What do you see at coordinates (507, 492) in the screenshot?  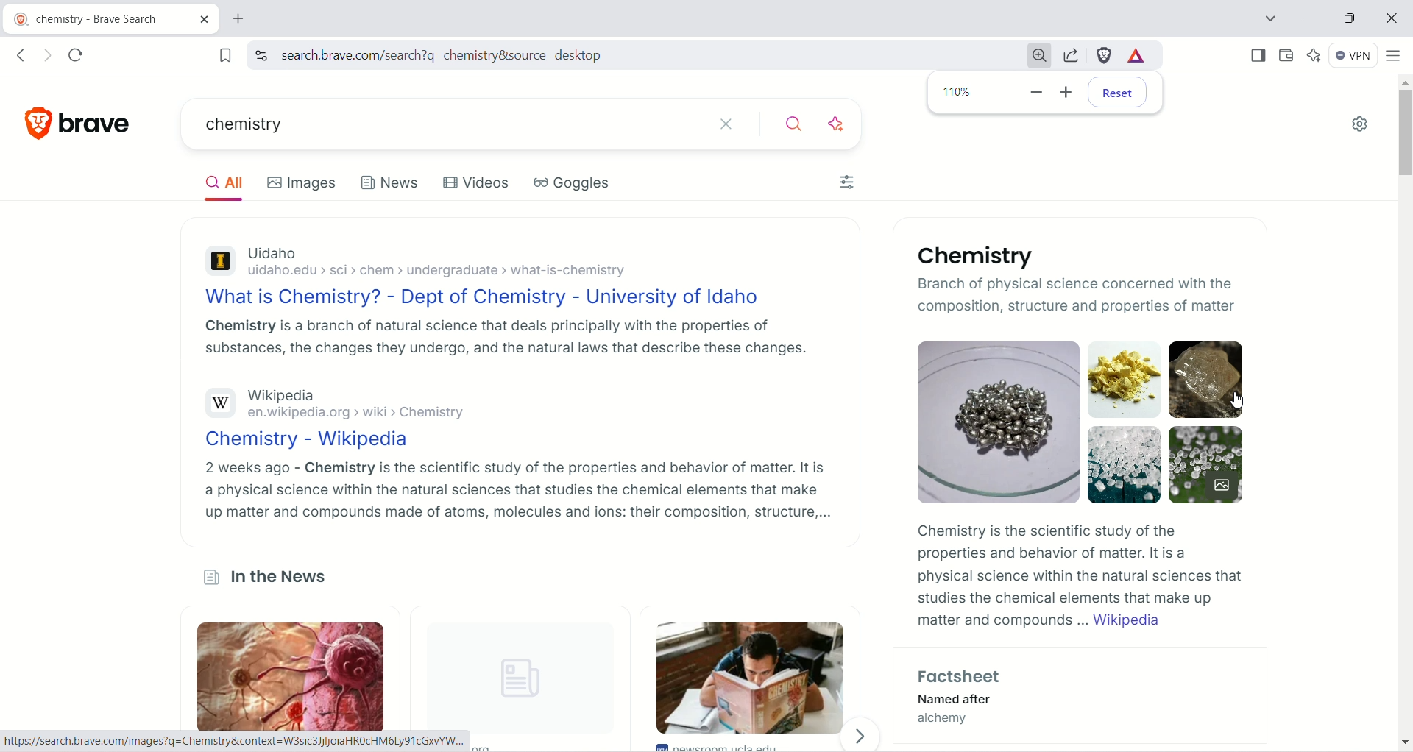 I see `2 weeks ago - Chemistry is the scientific study of the properties and behavior of matter. It is
a physical science within the natural sciences that studies the chemical elements that make
up matter and compounds made of atoms, molecules and ions: their composition, structure,...` at bounding box center [507, 492].